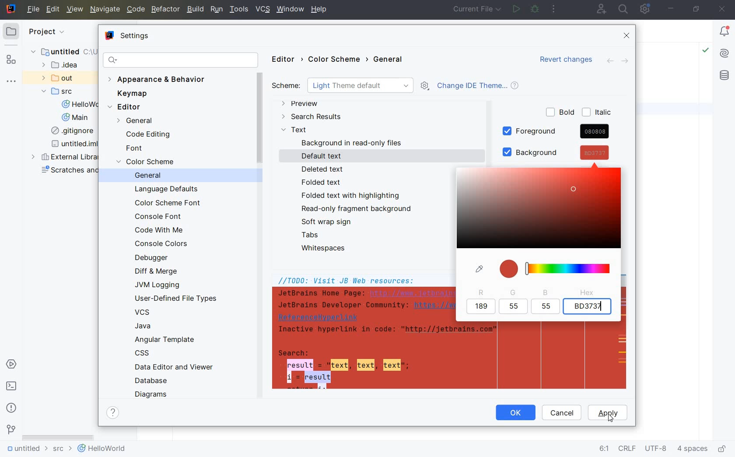 This screenshot has width=735, height=457. What do you see at coordinates (149, 162) in the screenshot?
I see `COLOR SCEME` at bounding box center [149, 162].